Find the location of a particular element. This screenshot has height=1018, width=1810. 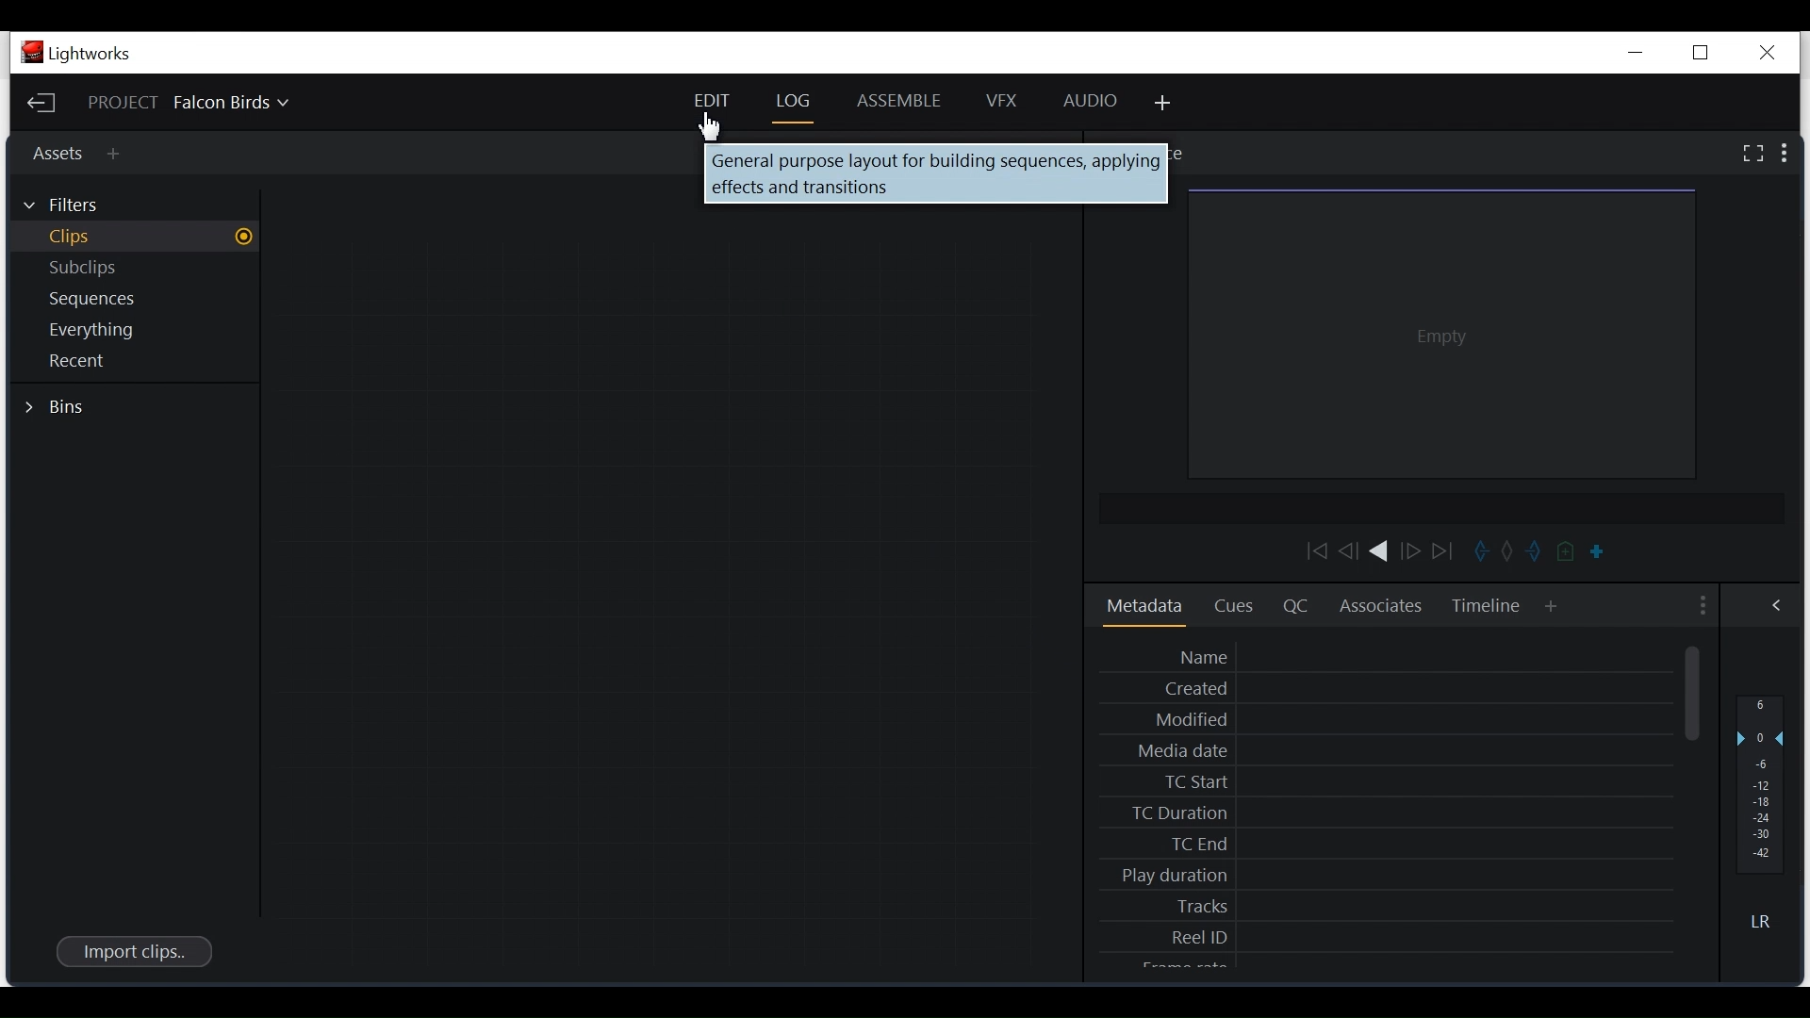

TC Start is located at coordinates (1395, 783).